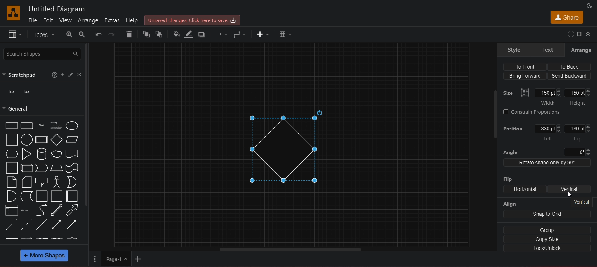 The width and height of the screenshot is (597, 267). Describe the element at coordinates (40, 196) in the screenshot. I see `container` at that location.